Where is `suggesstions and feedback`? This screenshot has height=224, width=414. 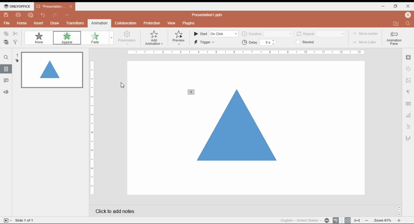
suggesstions and feedback is located at coordinates (6, 92).